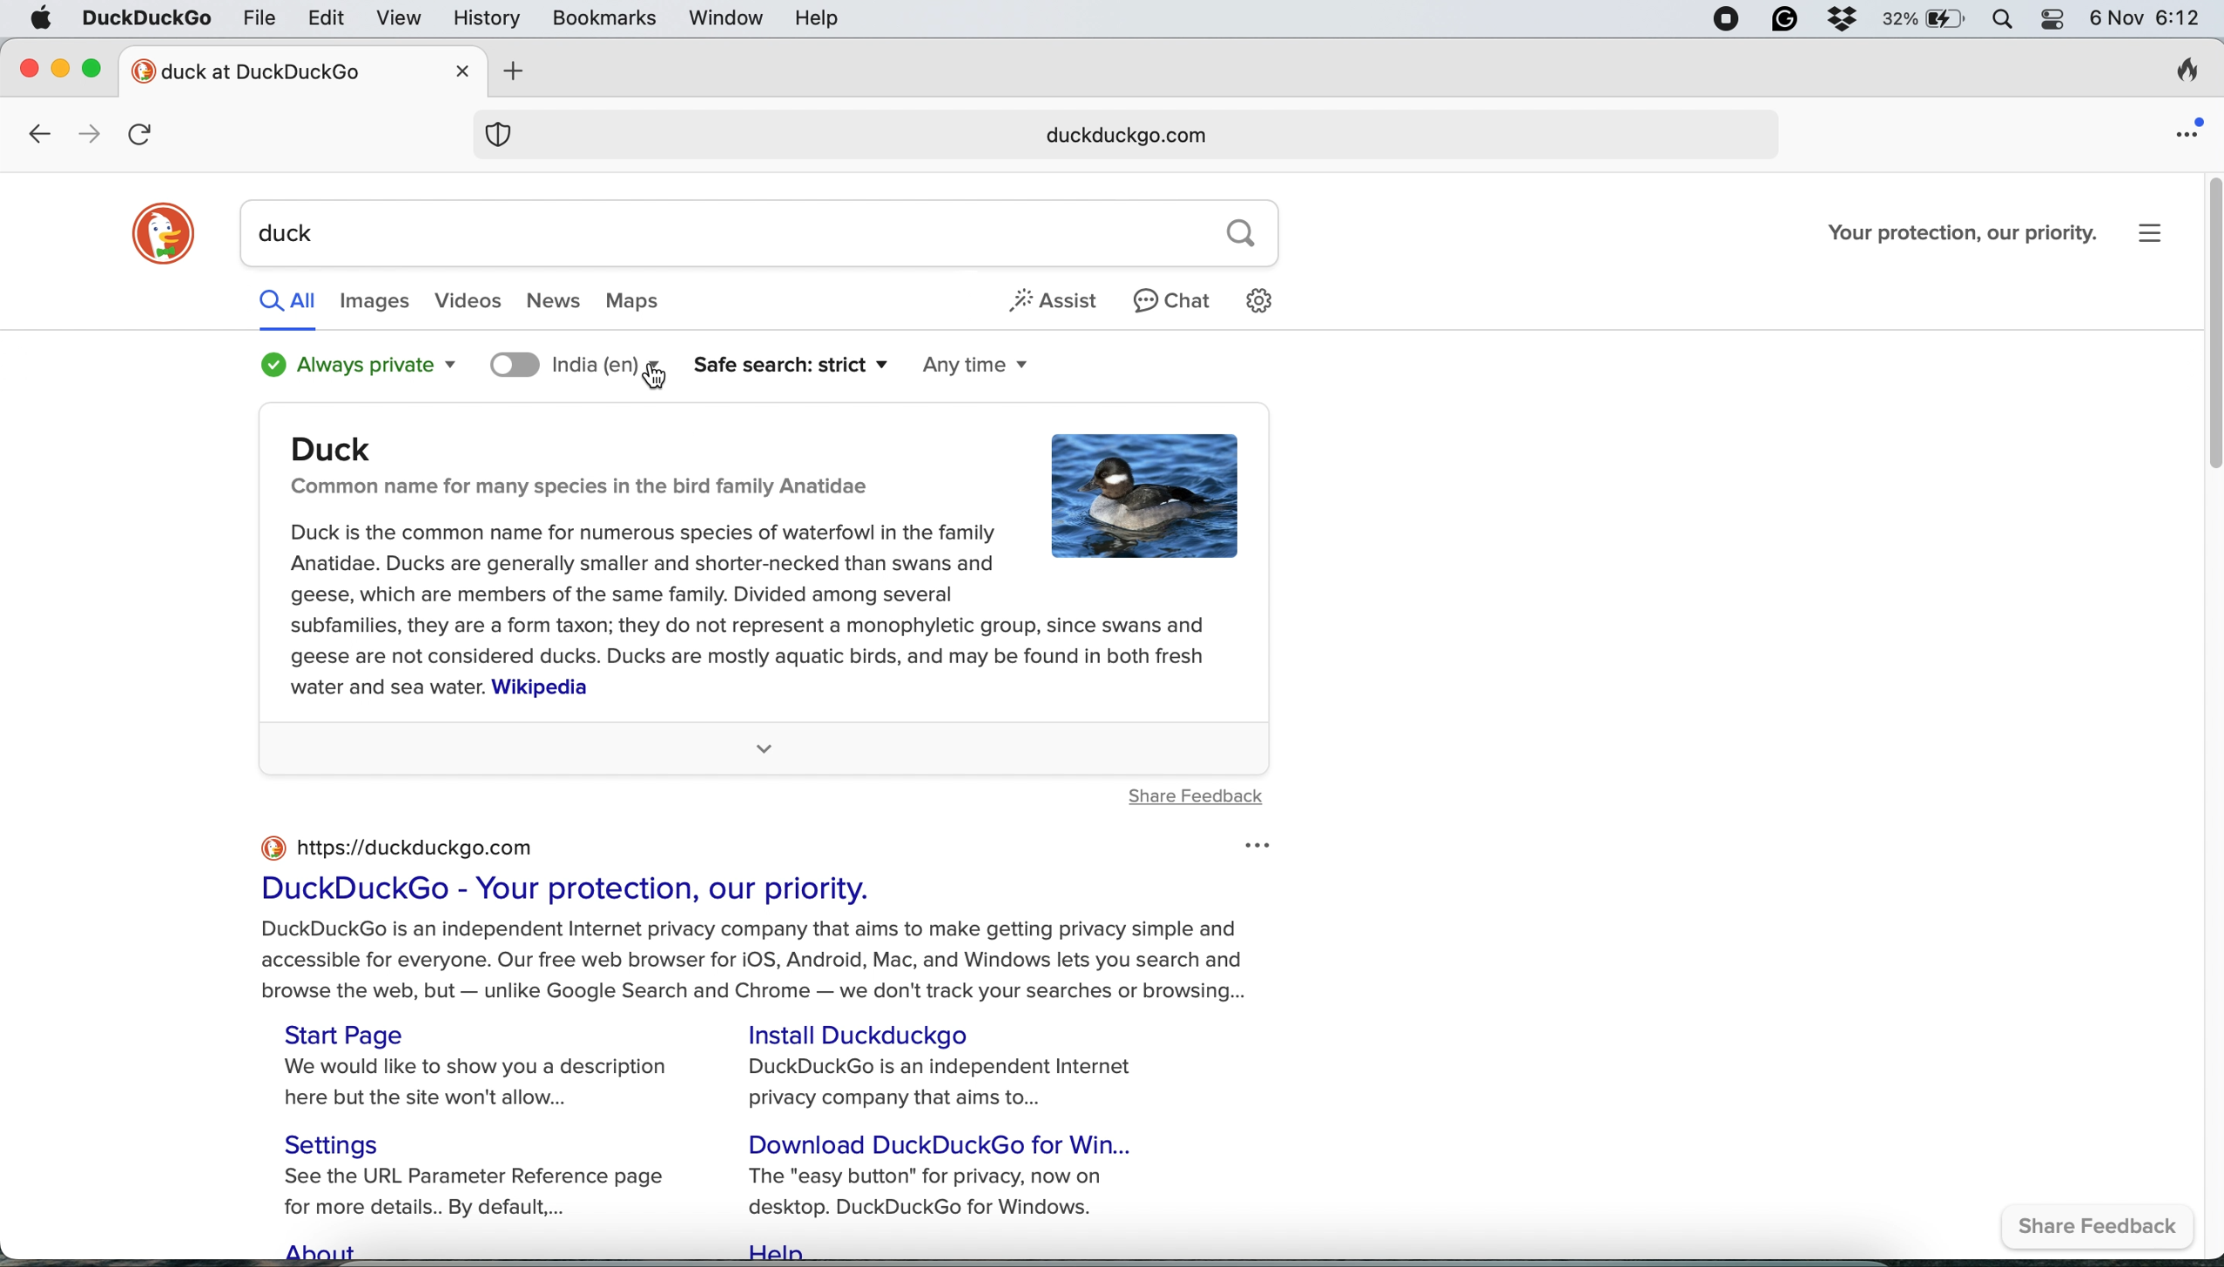 The width and height of the screenshot is (2224, 1267). I want to click on maximise, so click(100, 68).